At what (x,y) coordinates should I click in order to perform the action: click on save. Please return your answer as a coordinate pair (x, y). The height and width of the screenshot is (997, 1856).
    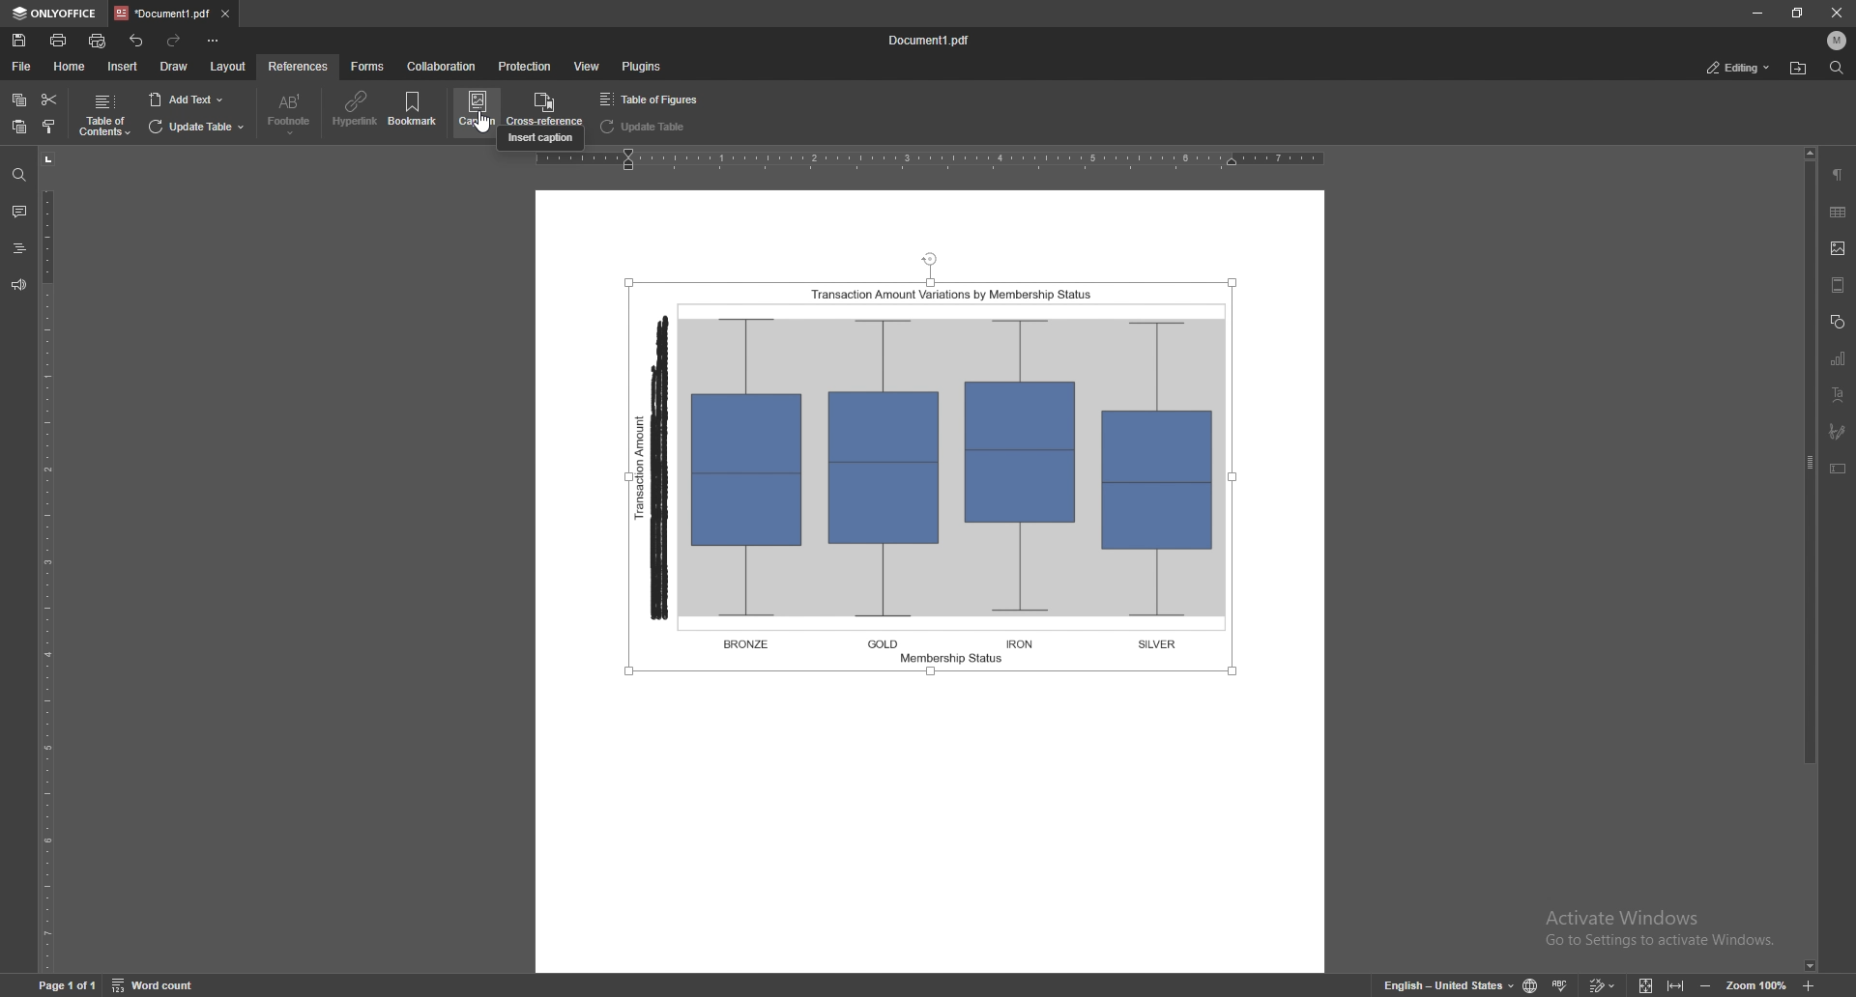
    Looking at the image, I should click on (20, 41).